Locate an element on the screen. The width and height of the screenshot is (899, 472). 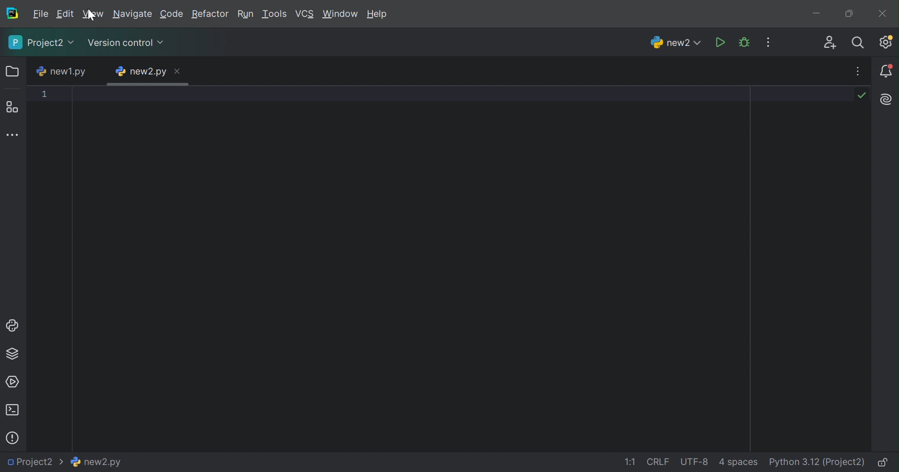
UTF-8 is located at coordinates (694, 461).